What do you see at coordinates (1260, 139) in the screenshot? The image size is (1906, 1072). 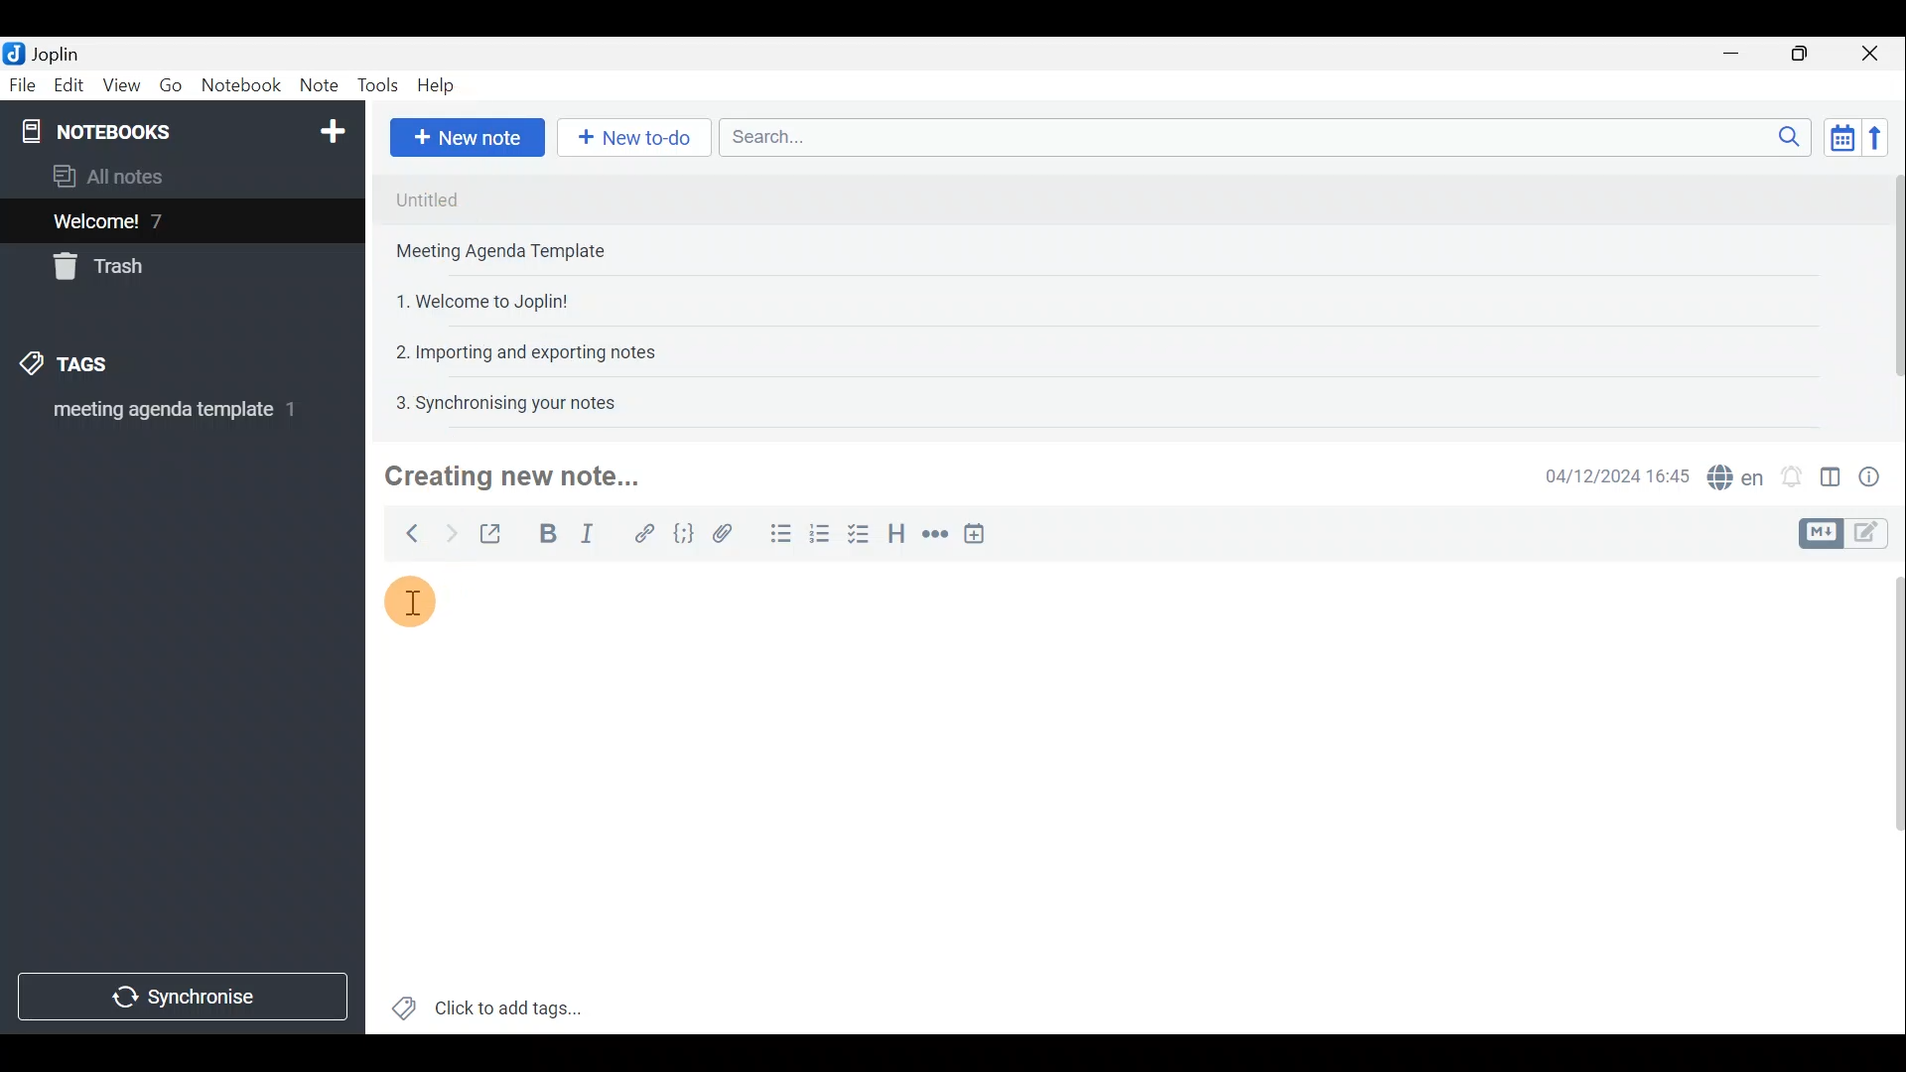 I see `Search bar` at bounding box center [1260, 139].